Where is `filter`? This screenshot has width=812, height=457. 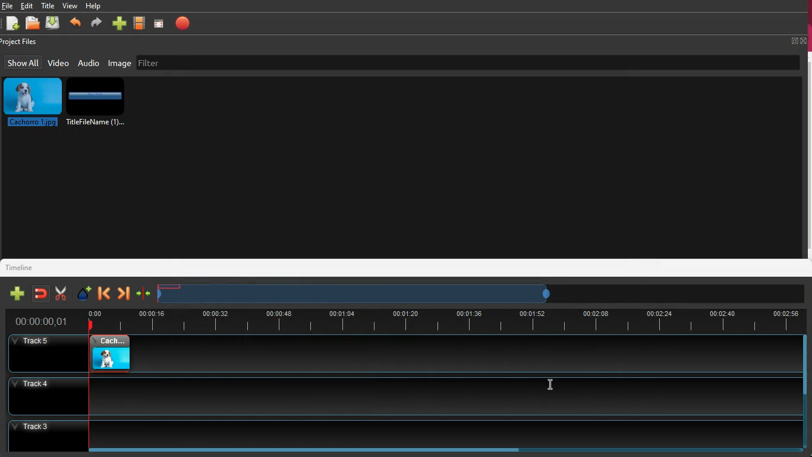
filter is located at coordinates (213, 61).